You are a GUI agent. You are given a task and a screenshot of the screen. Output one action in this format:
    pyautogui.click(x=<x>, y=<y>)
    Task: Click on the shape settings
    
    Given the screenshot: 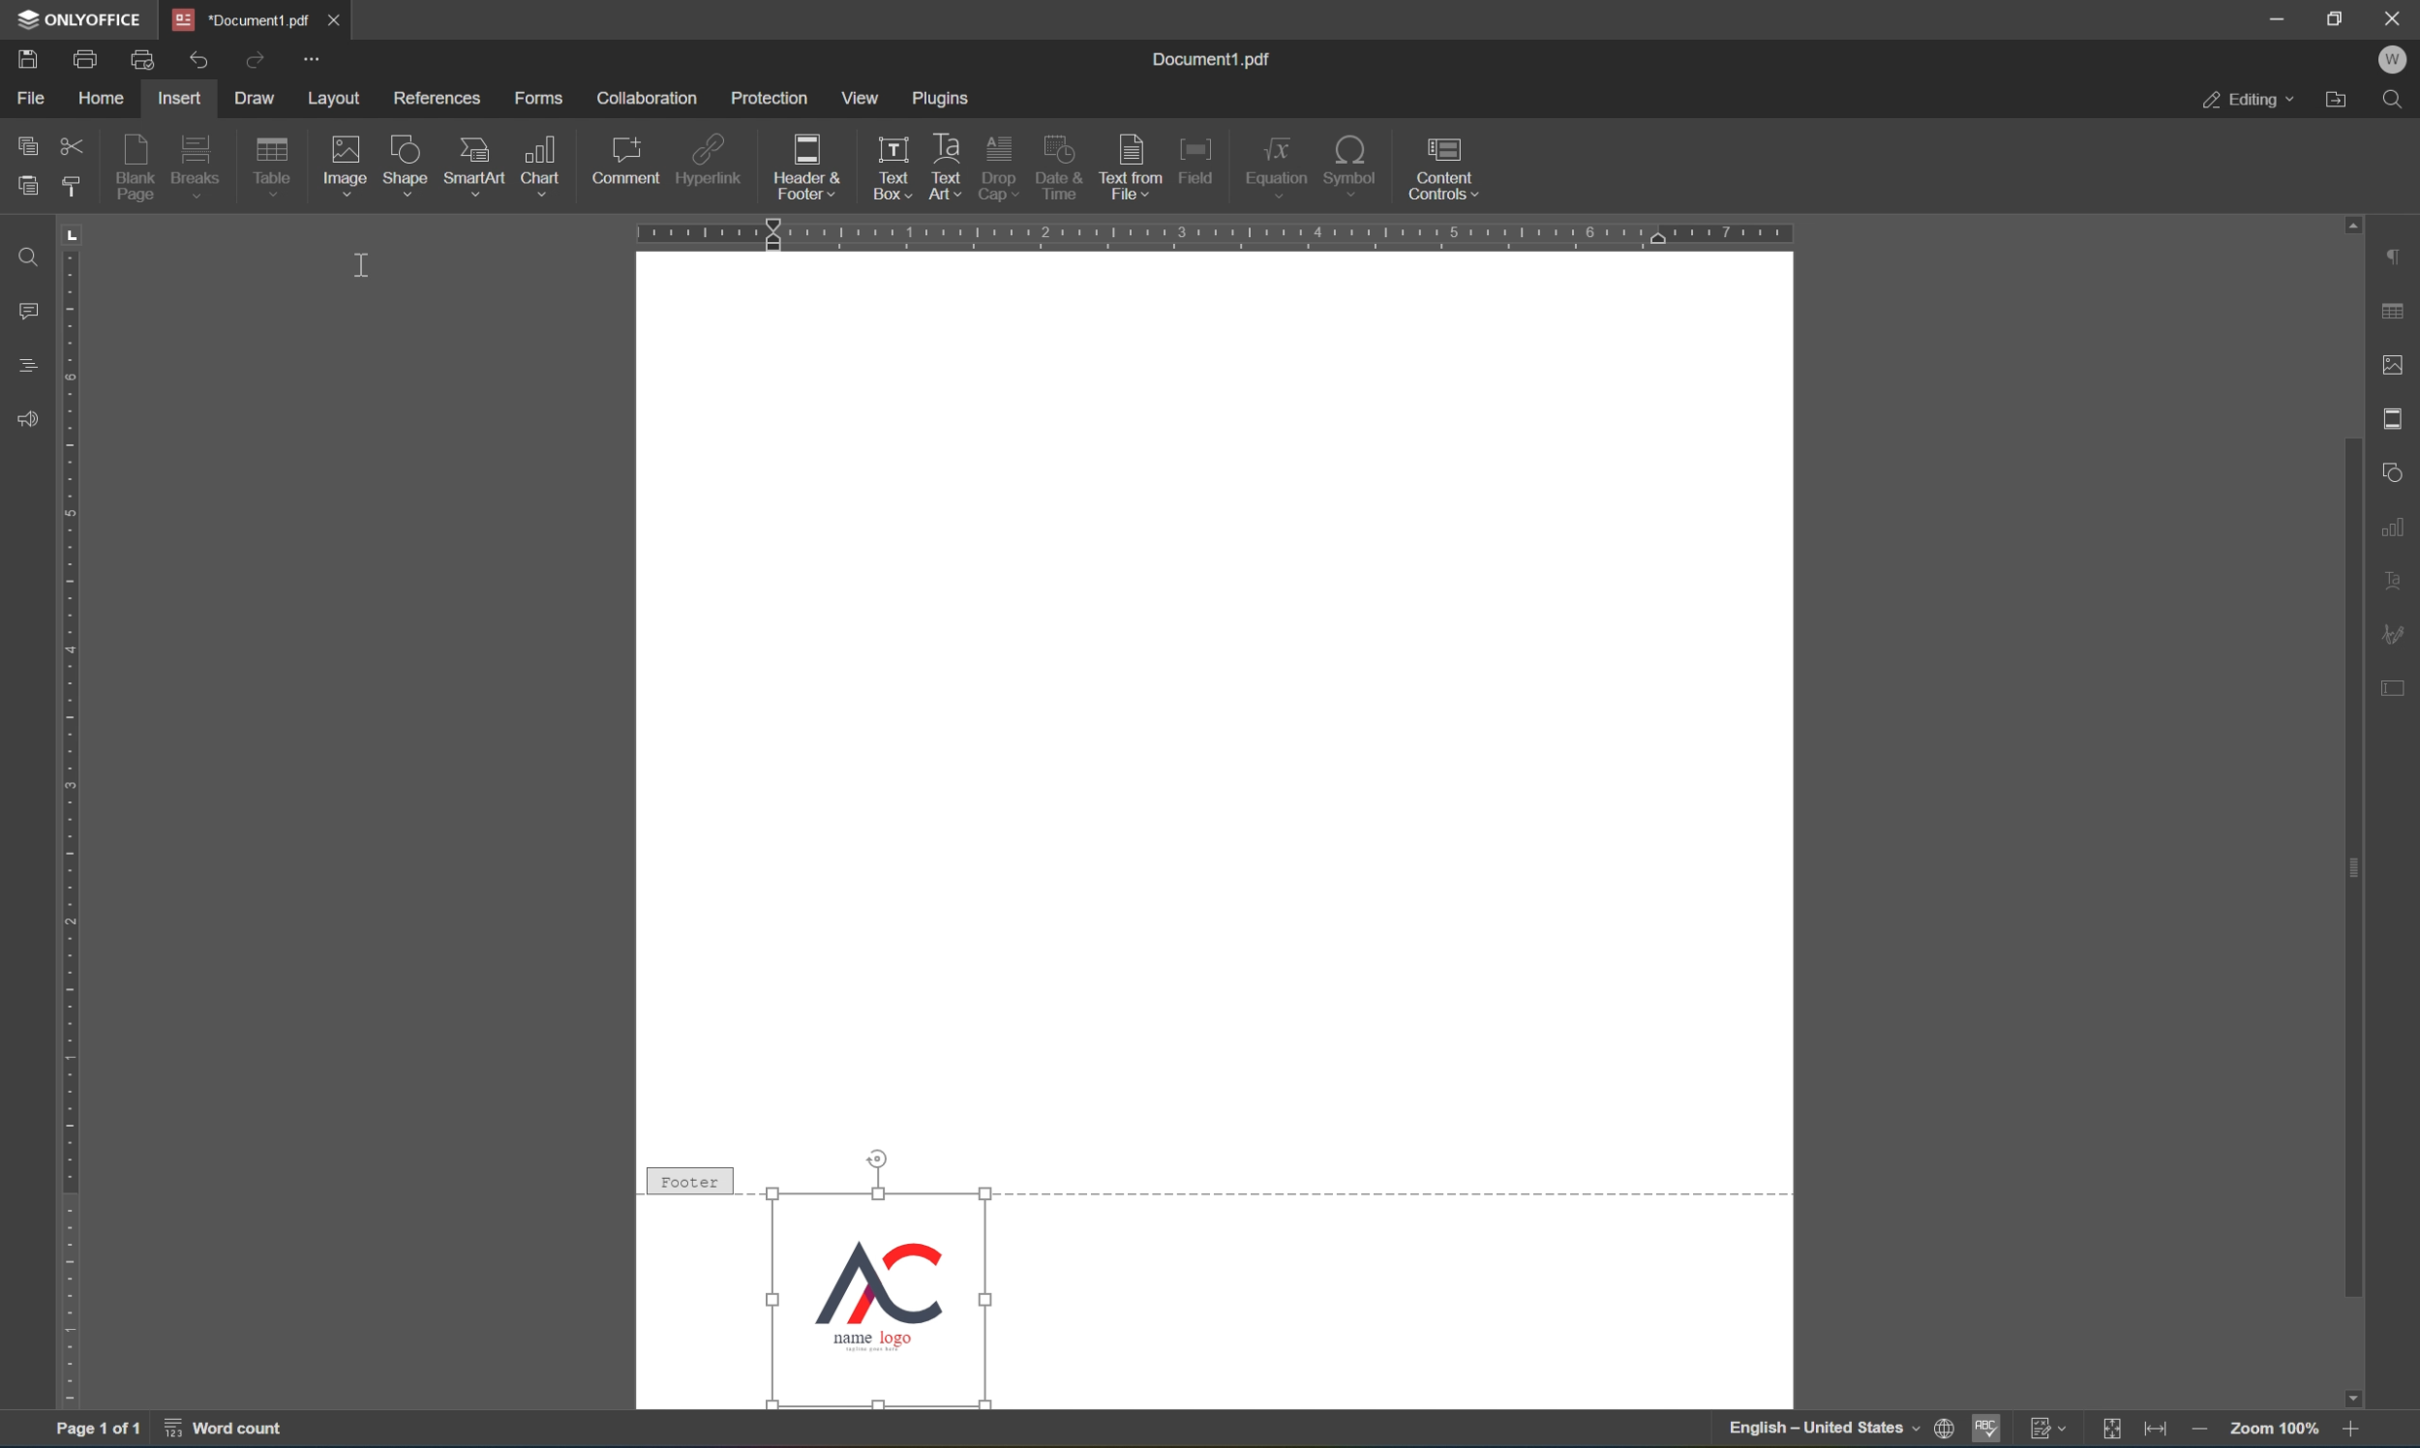 What is the action you would take?
    pyautogui.click(x=2398, y=468)
    